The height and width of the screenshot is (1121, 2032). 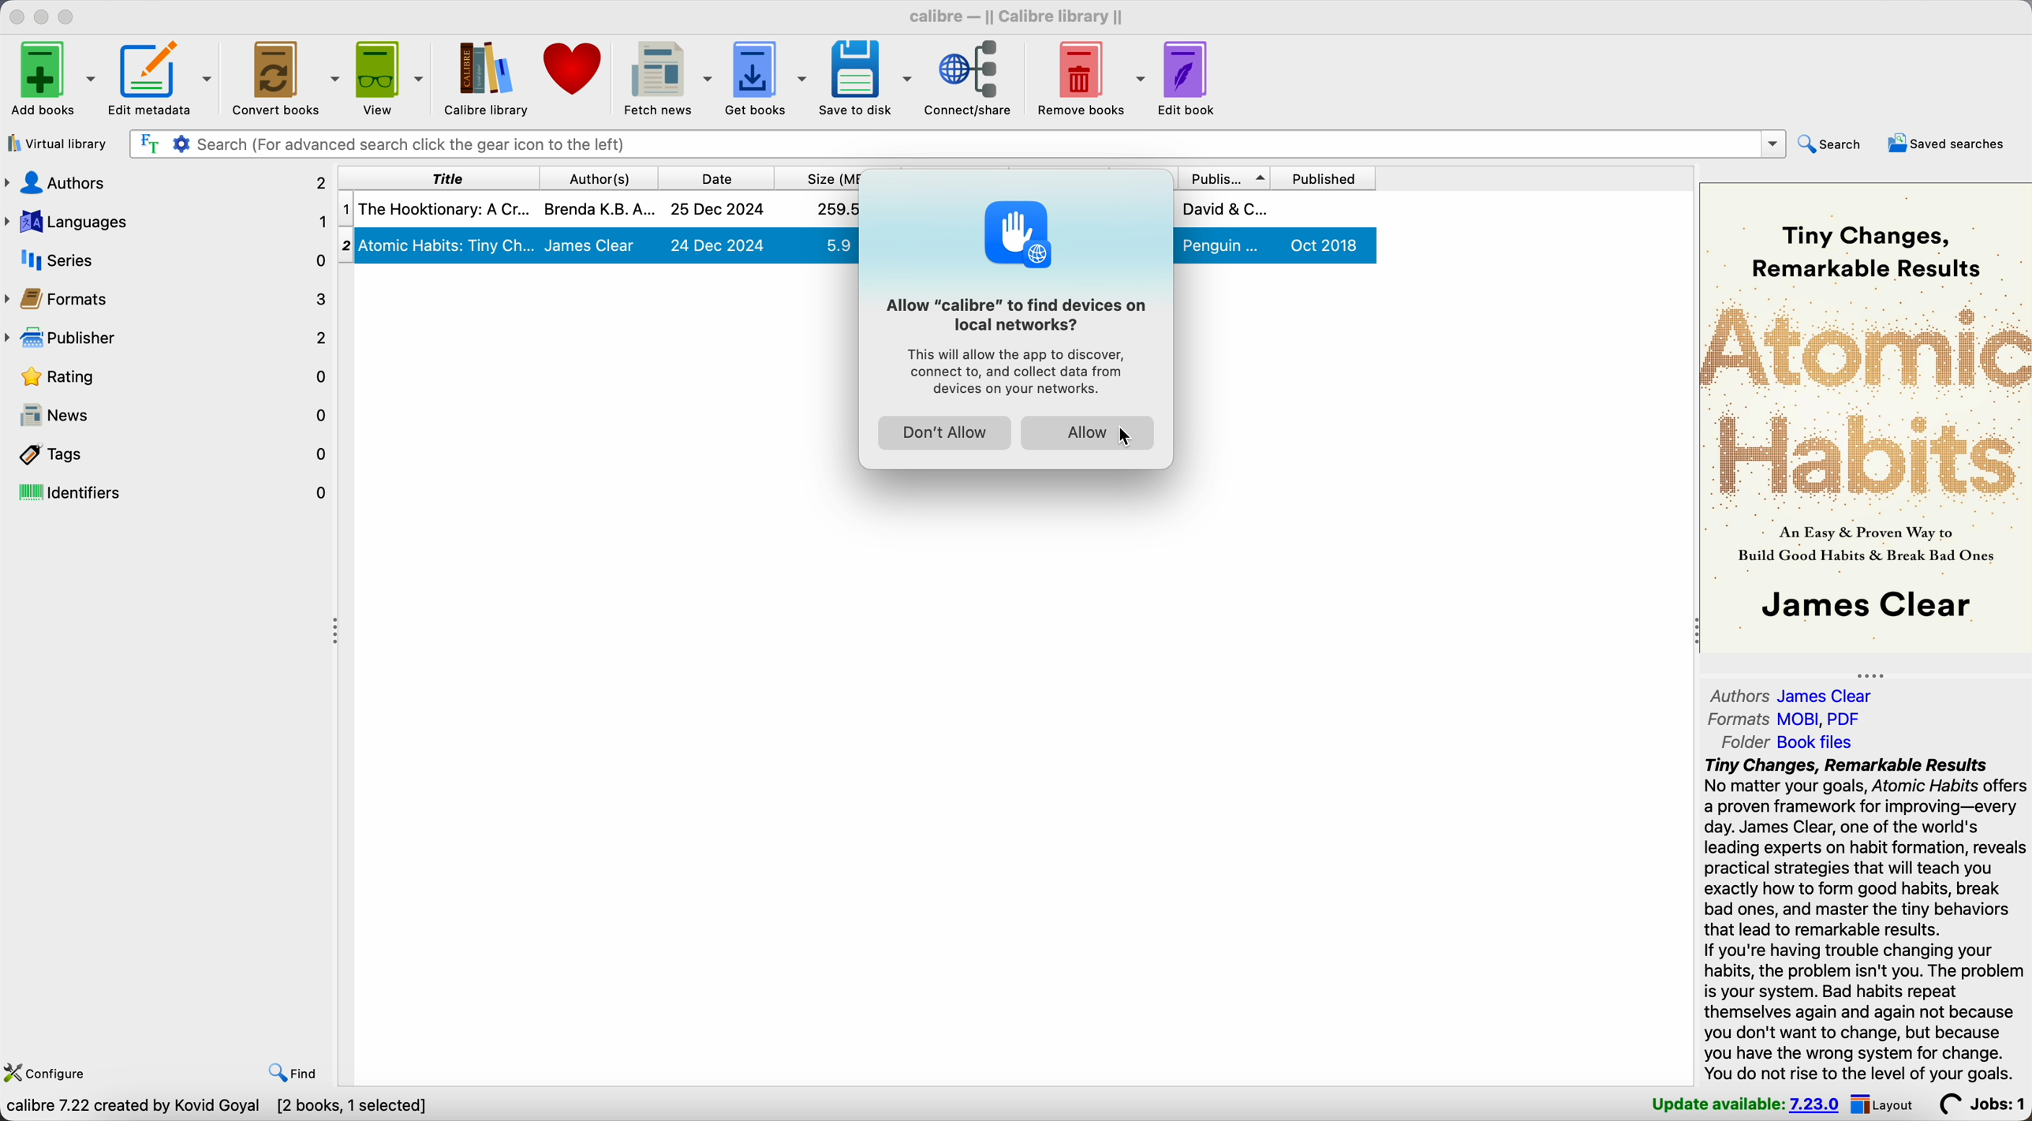 I want to click on Tiny Changes, Remarkable ResultsNo matter your goals, Atomic Habits offersa proven framework for improving—everyday. James Clear, one of the world'sleading experts on habit formation, revealspractical strategies that will teach youexactly how to form good habits, breakbad ones, and master the tiny behaviorsthat lead to remarkable results.If you're having trouble changing yourhabits, the problem isn't you. The problemis your system. Bad habits repeatthemselves again and again not becauseyou don't want to change, but becauseyou have the wrong system for change.You do not rise to the level of your goals., so click(x=1866, y=919).